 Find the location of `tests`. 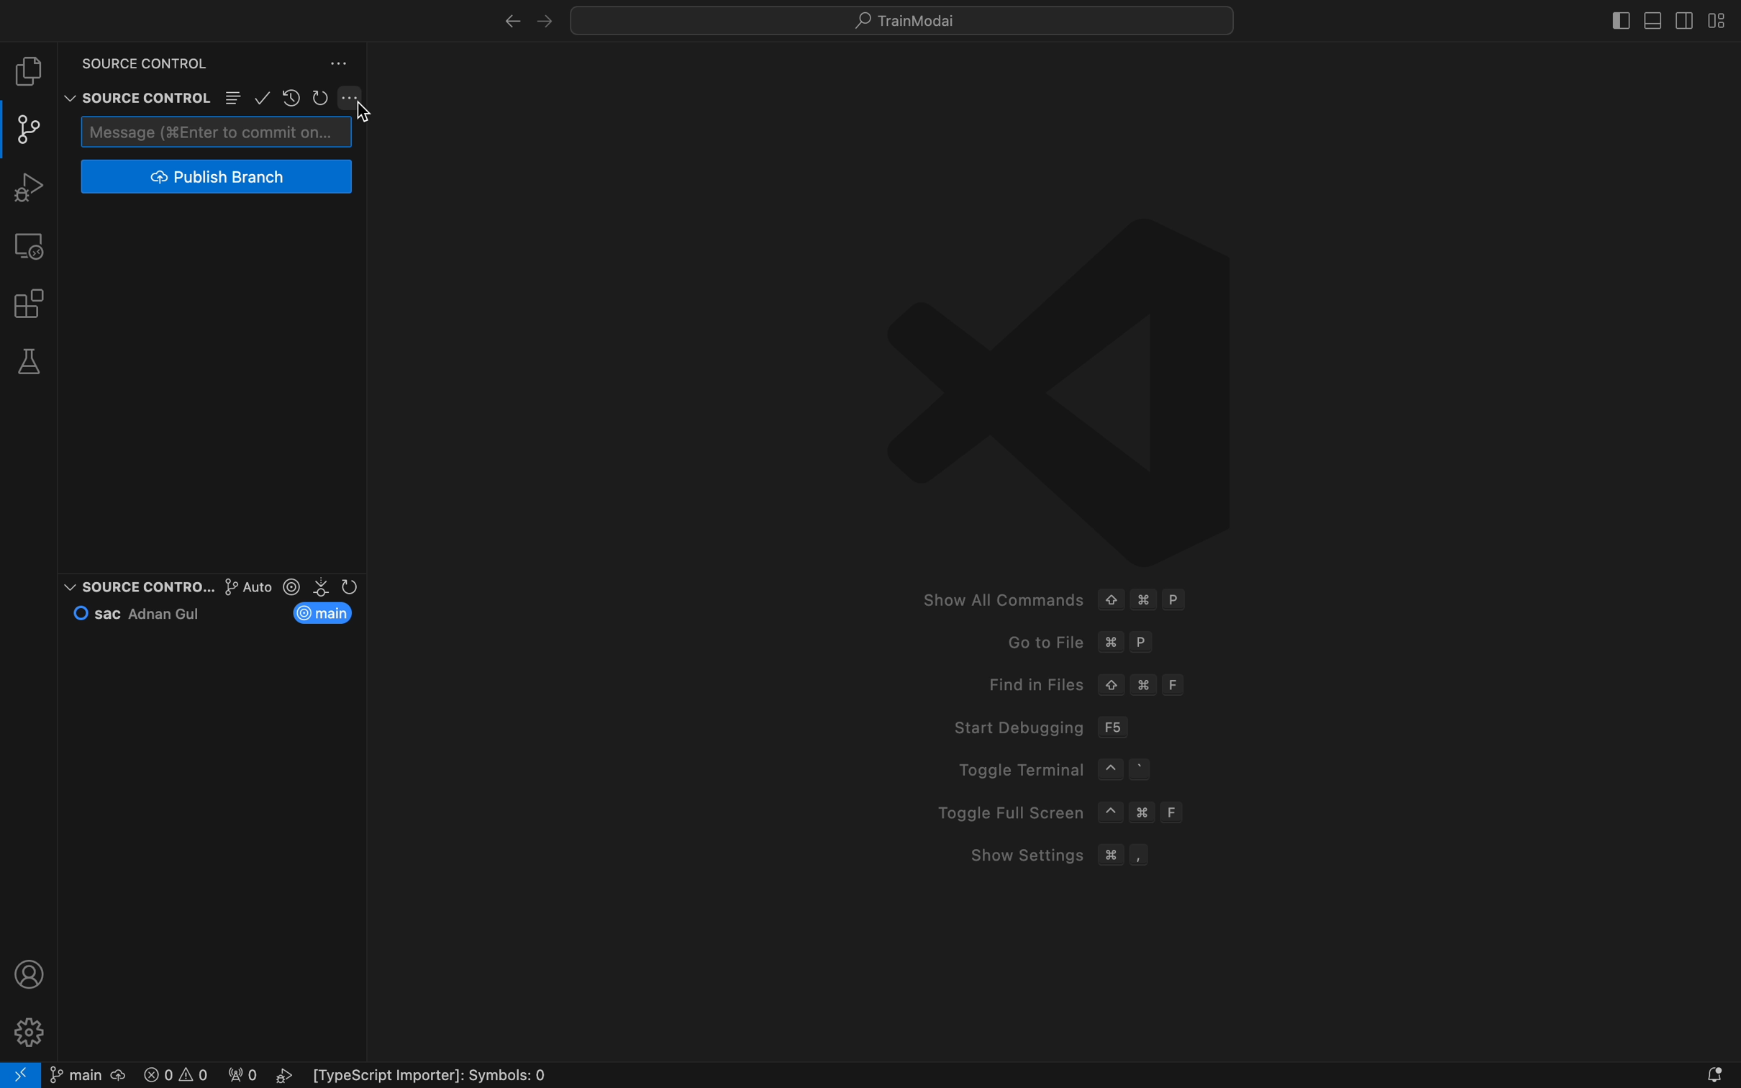

tests is located at coordinates (34, 363).